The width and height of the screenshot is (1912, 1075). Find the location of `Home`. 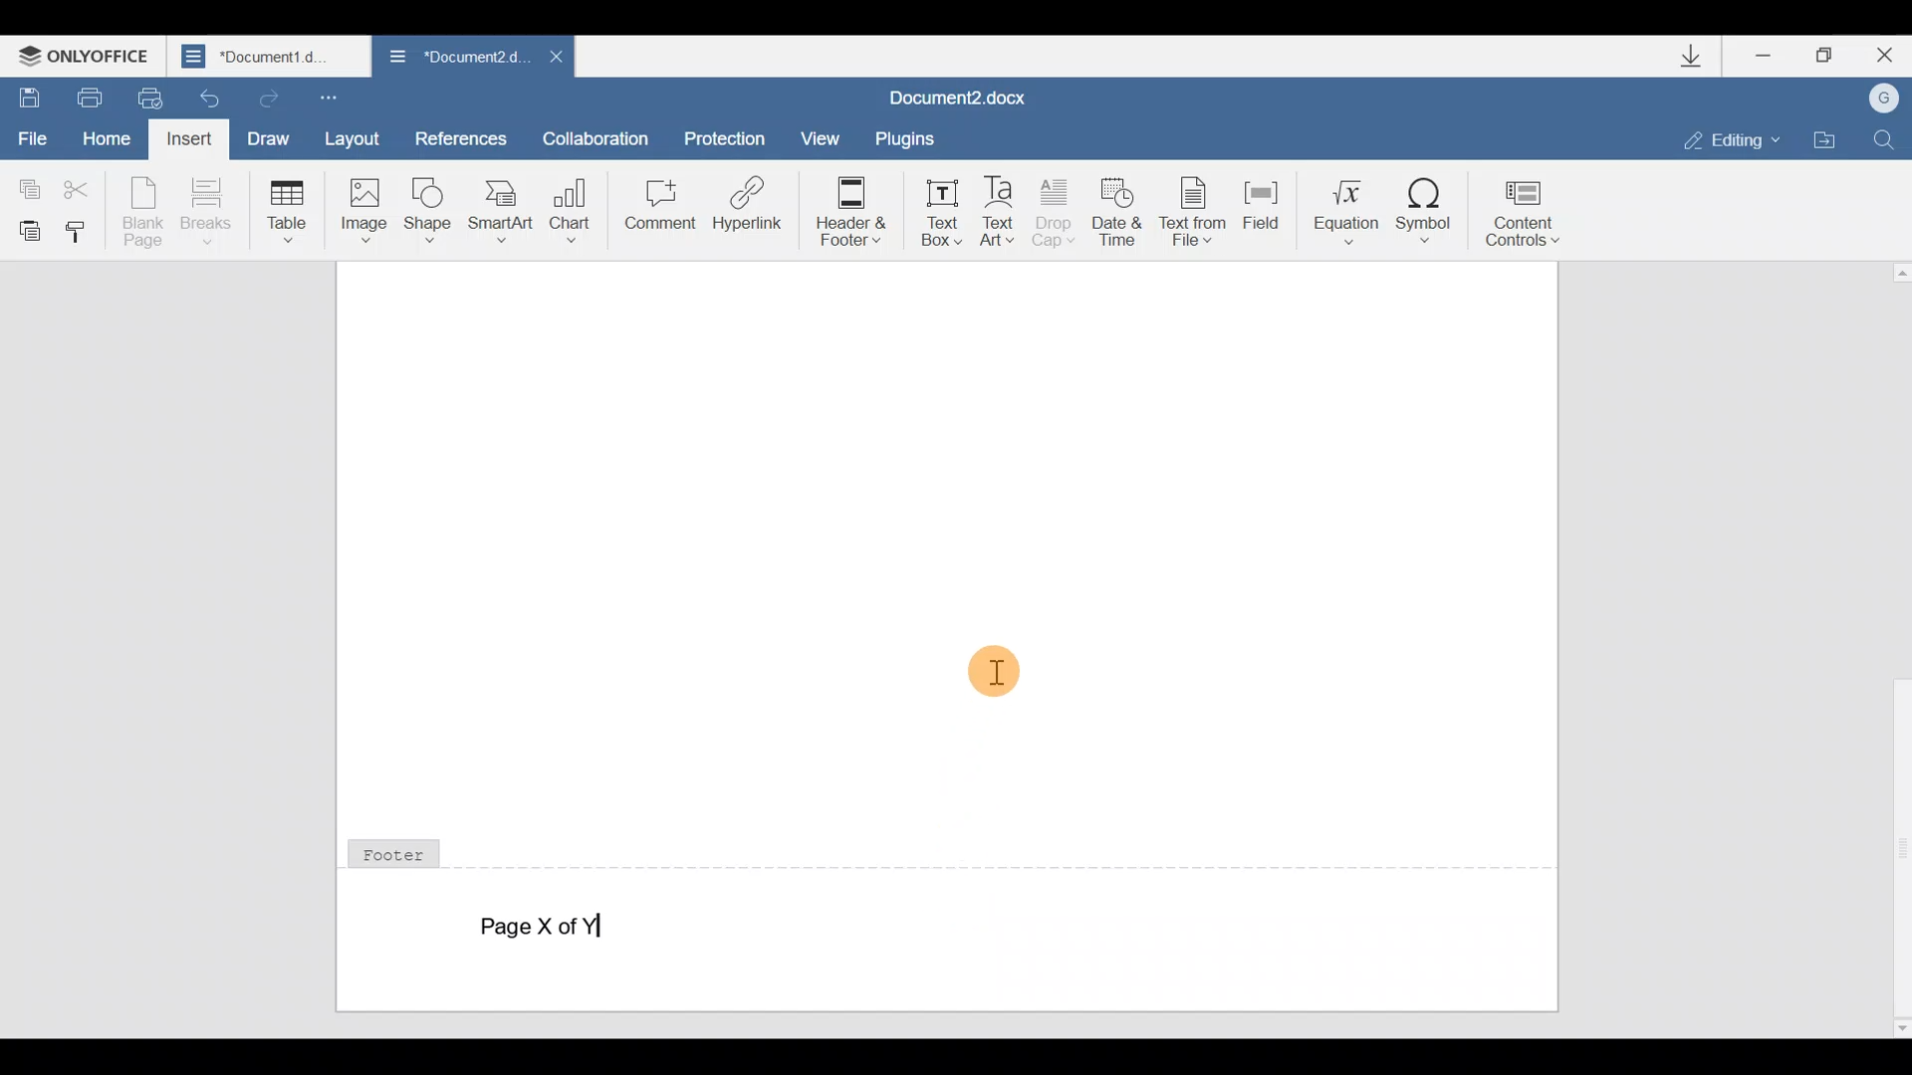

Home is located at coordinates (106, 136).